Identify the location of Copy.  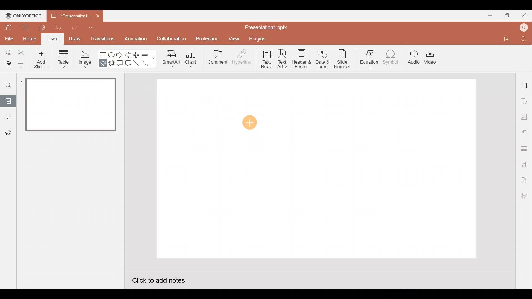
(7, 52).